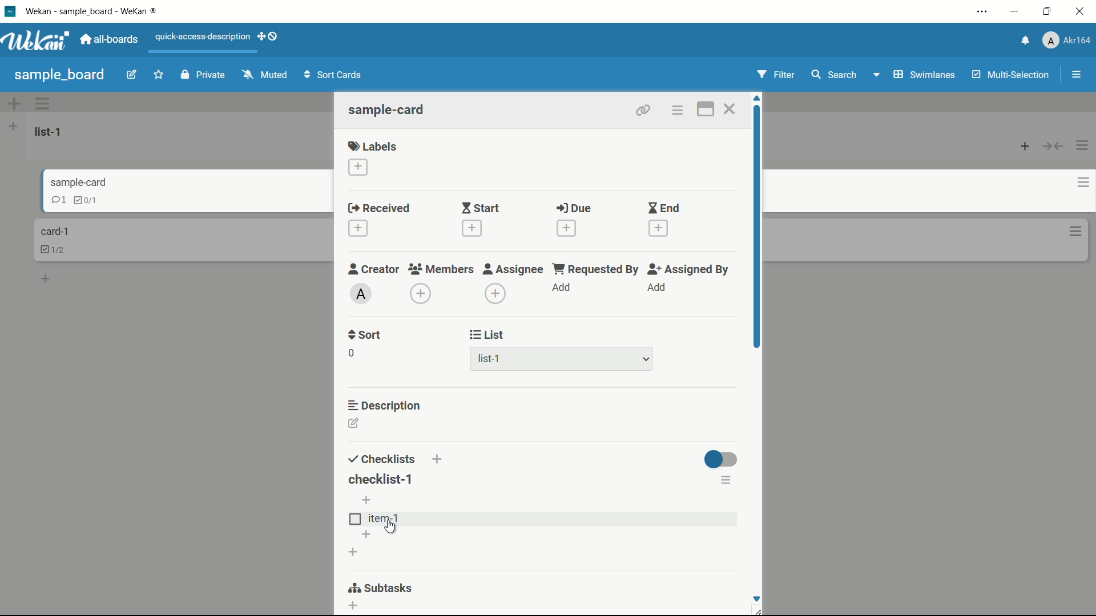 The image size is (1096, 616). I want to click on search, so click(834, 74).